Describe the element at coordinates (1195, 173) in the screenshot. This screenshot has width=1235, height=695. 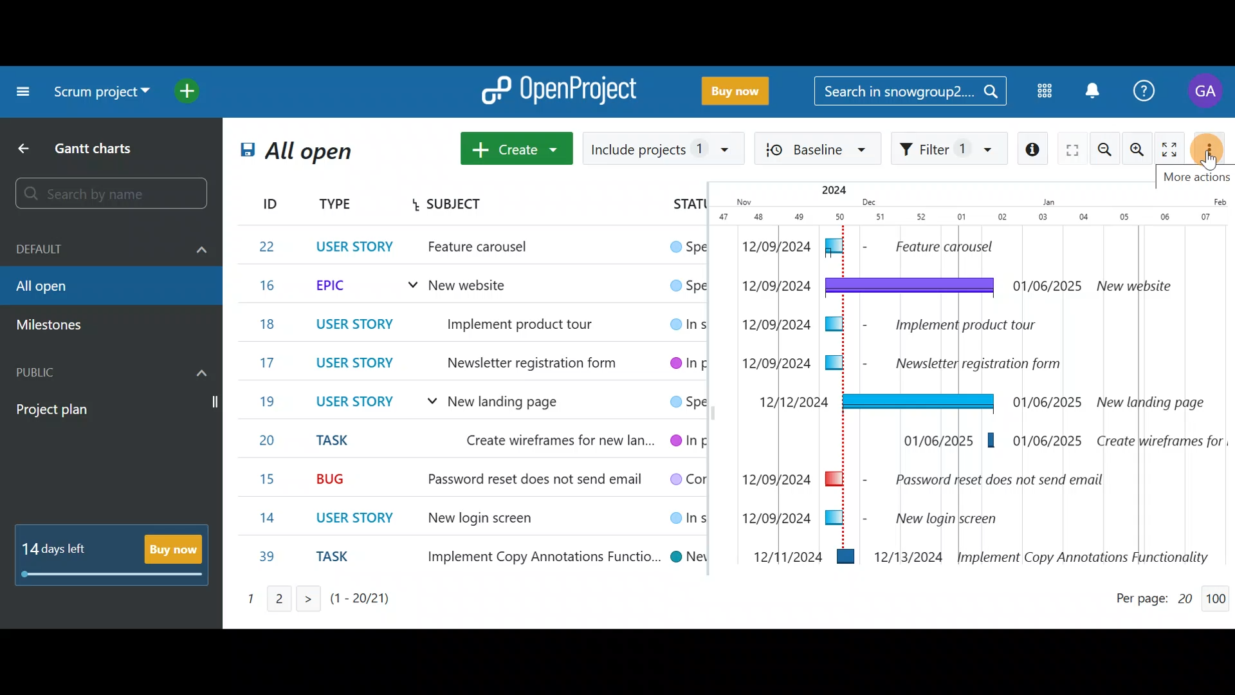
I see `More actions` at that location.